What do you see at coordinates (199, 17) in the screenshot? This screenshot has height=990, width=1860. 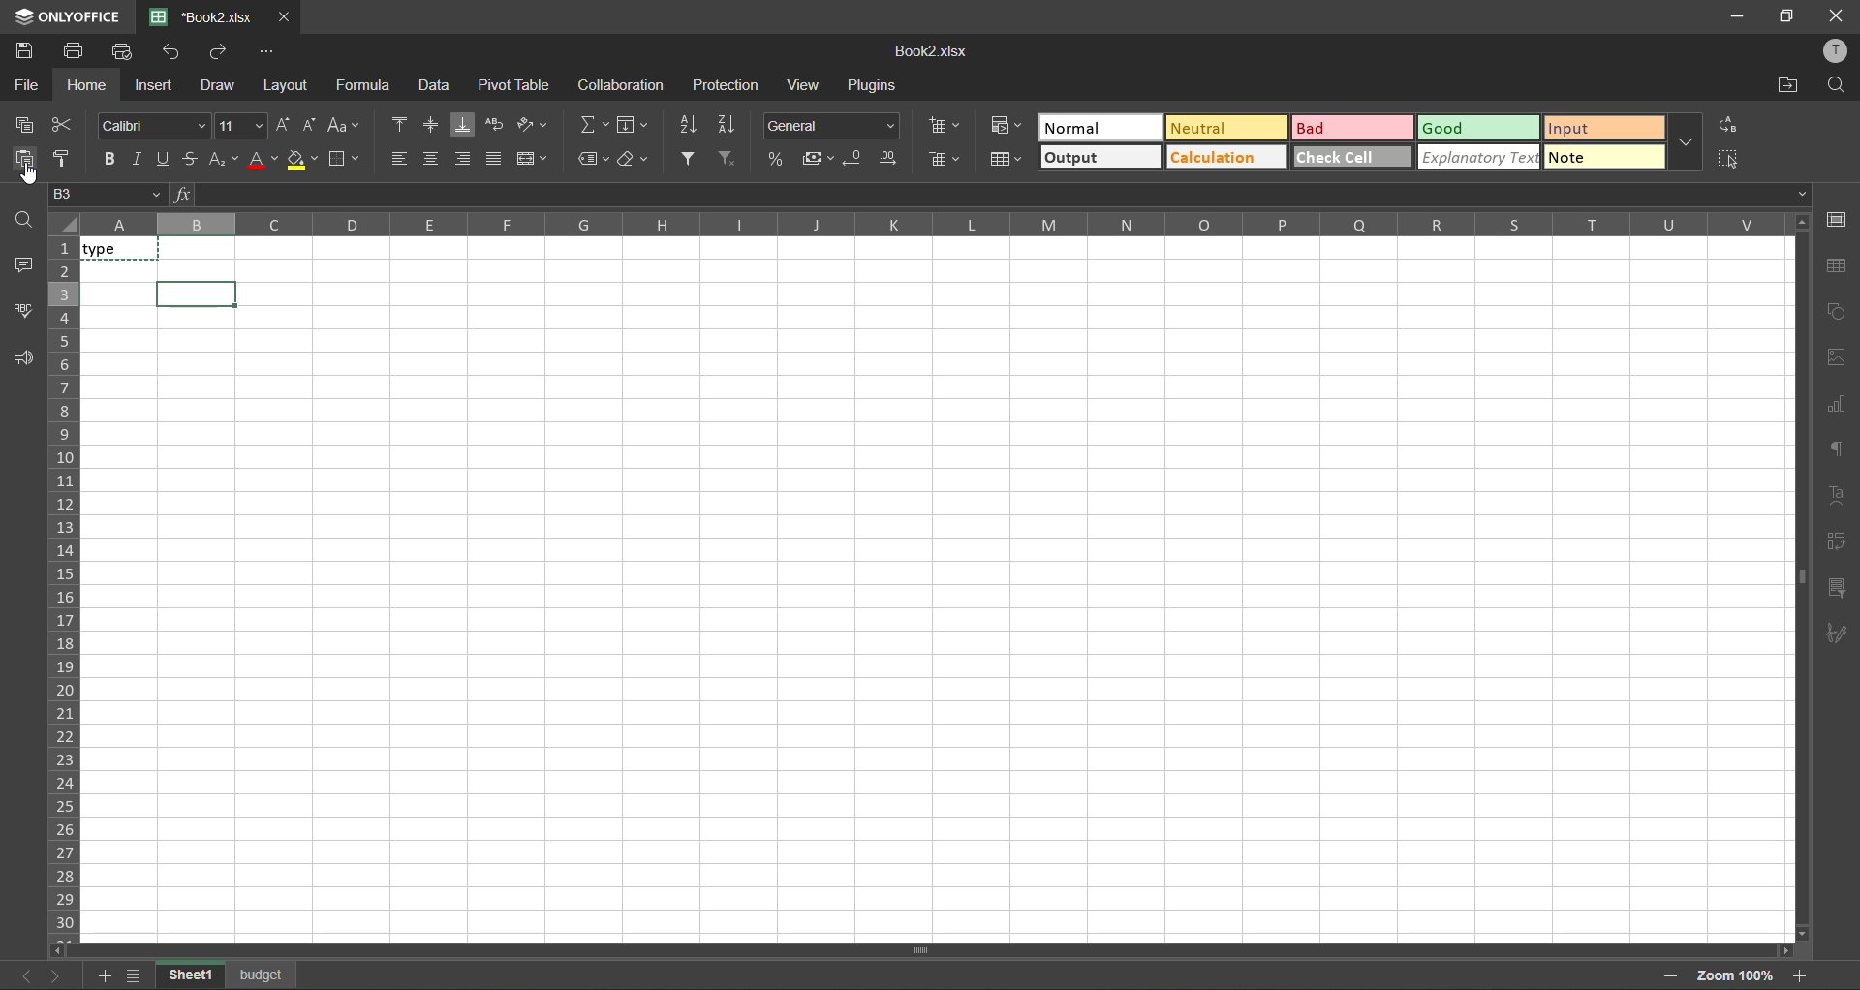 I see `filename` at bounding box center [199, 17].